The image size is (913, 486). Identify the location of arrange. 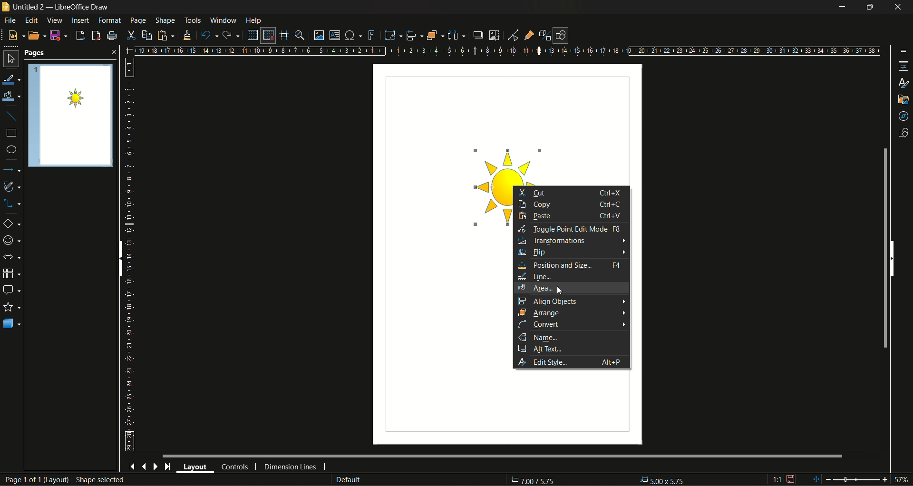
(544, 313).